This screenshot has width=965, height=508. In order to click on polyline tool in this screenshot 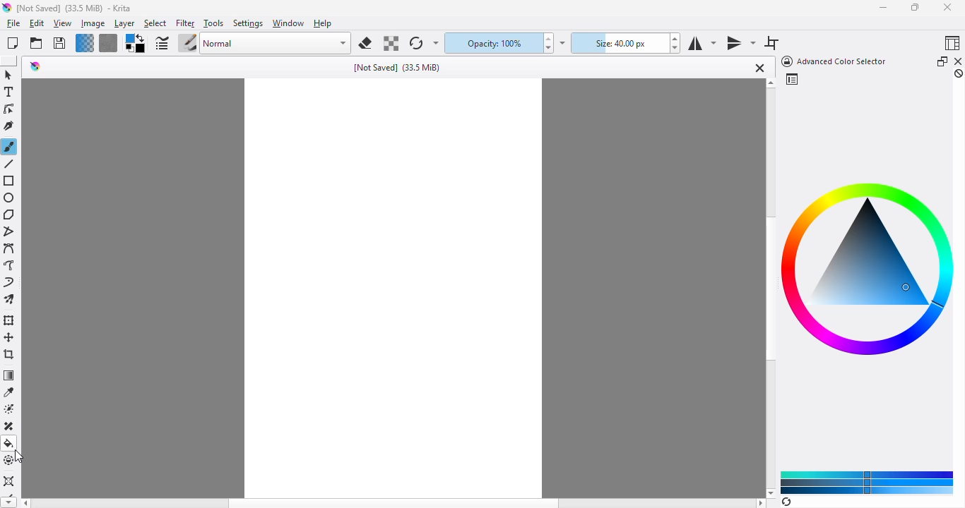, I will do `click(11, 231)`.